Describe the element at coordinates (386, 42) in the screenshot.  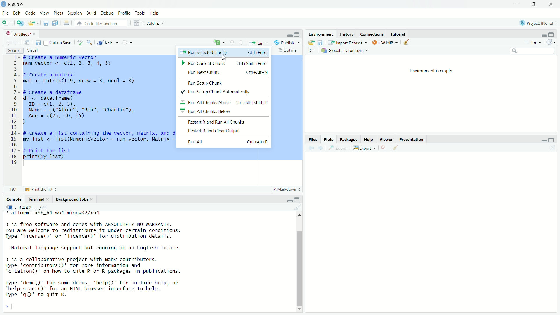
I see `138 MiB ~` at that location.